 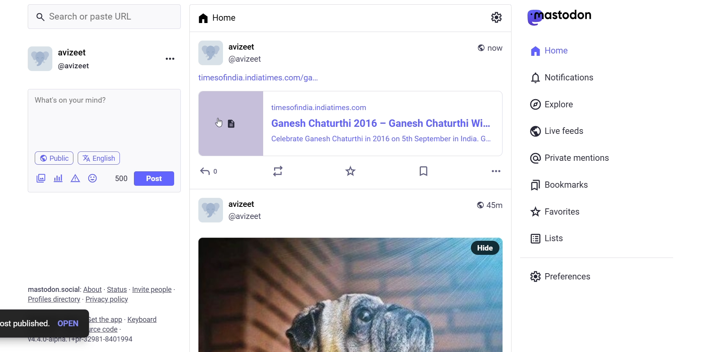 I want to click on _ Search or paste URL, so click(x=93, y=16).